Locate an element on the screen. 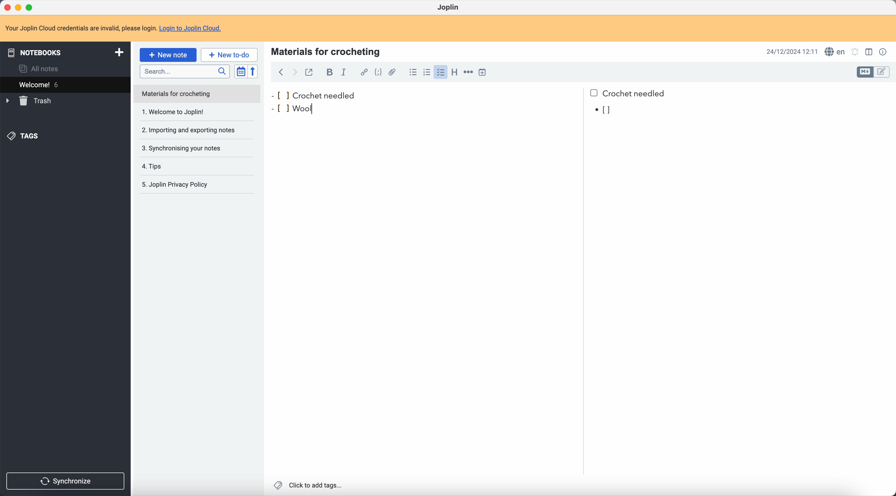  search bar is located at coordinates (184, 71).